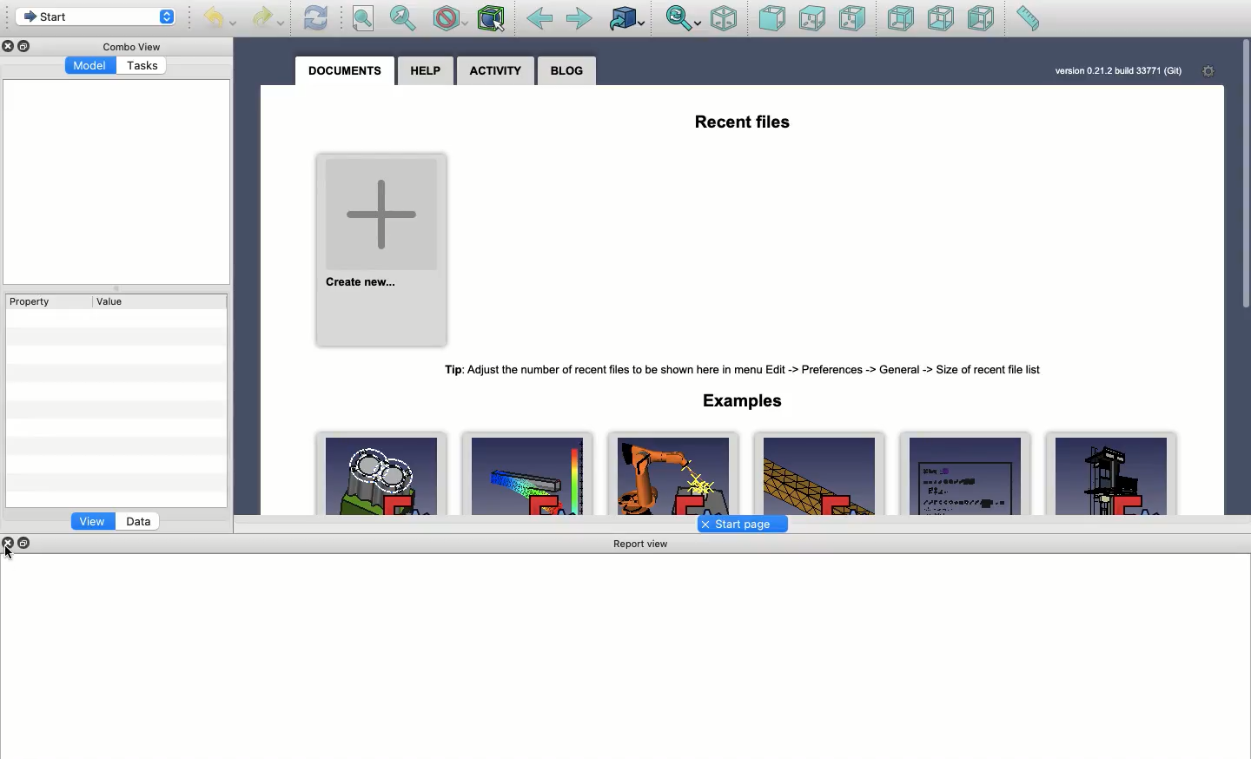  What do you see at coordinates (1210, 74) in the screenshot?
I see `Settings` at bounding box center [1210, 74].